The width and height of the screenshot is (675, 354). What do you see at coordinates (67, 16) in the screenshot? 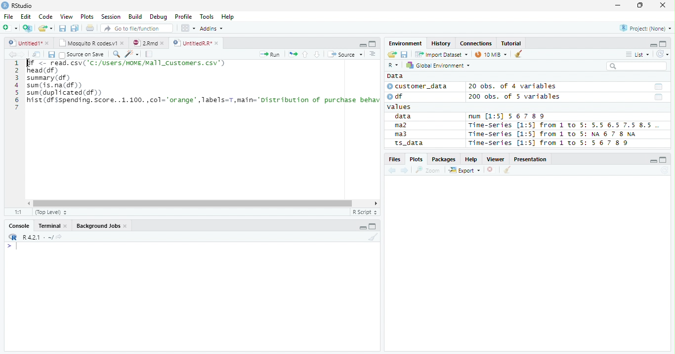
I see `View` at bounding box center [67, 16].